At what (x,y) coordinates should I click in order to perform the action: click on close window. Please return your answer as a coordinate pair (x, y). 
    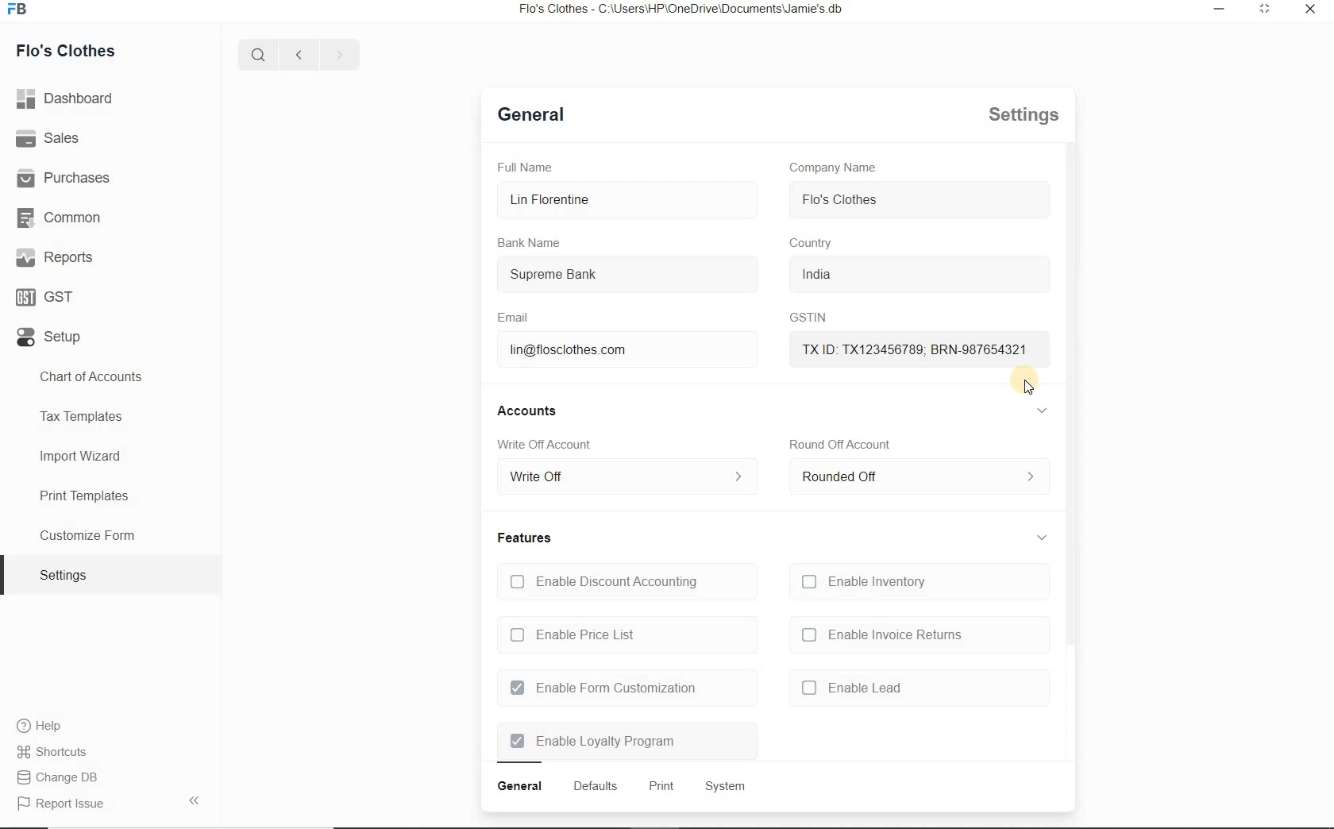
    Looking at the image, I should click on (1308, 10).